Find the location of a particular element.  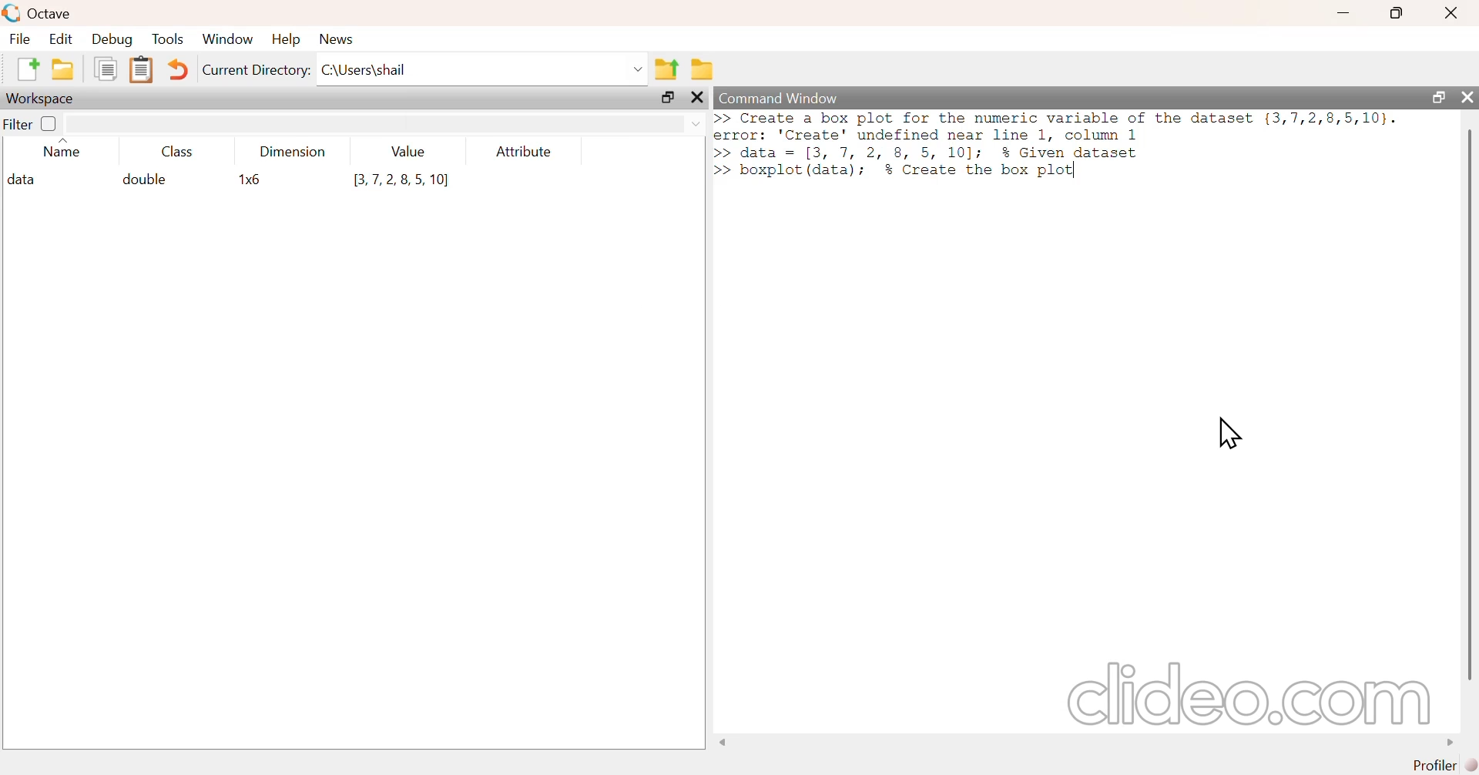

one directory up is located at coordinates (667, 68).